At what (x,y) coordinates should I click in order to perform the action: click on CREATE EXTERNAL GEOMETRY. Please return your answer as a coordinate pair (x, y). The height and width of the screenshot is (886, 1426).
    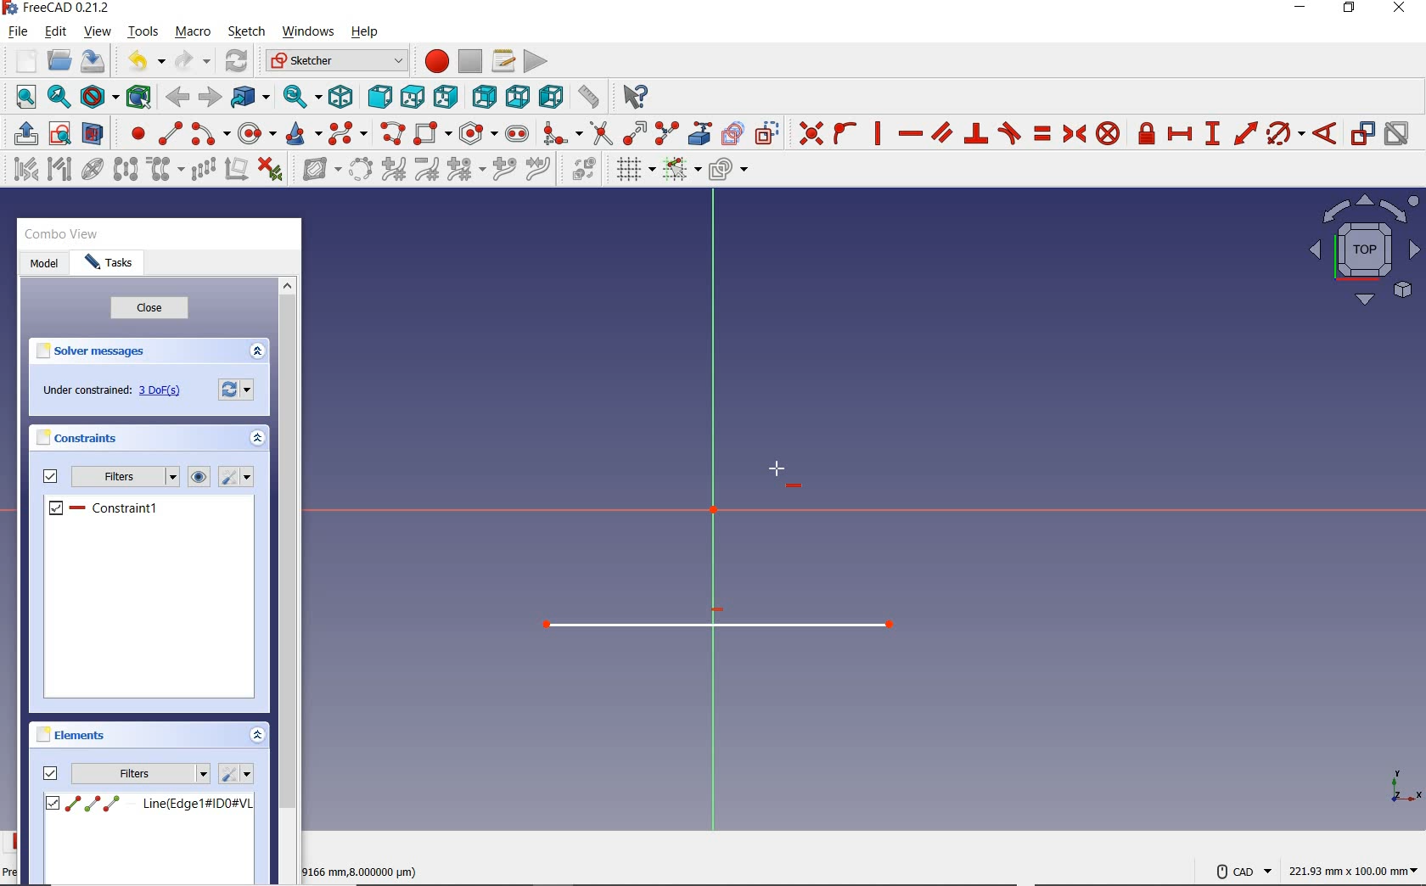
    Looking at the image, I should click on (702, 132).